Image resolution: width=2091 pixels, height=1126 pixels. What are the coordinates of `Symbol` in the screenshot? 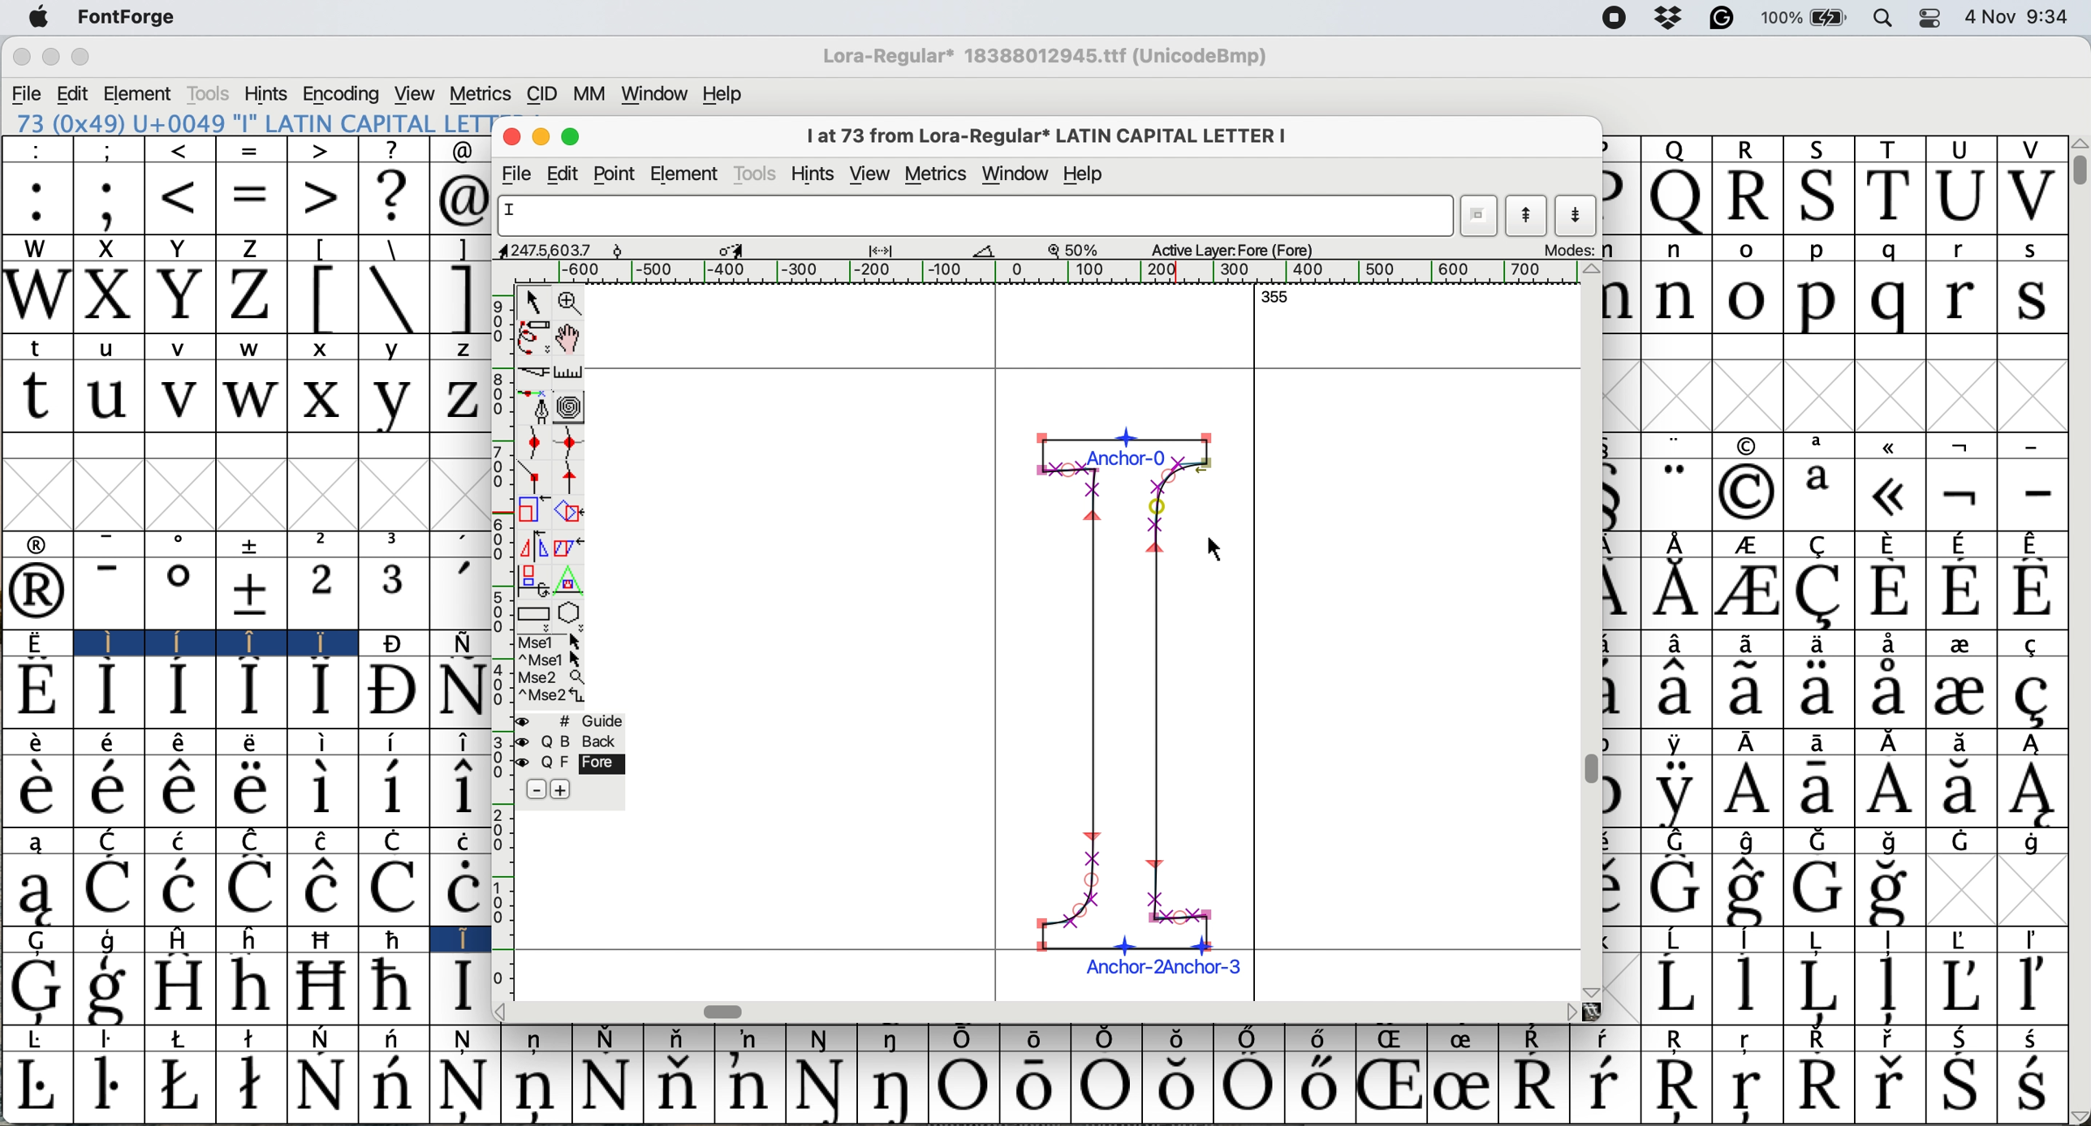 It's located at (389, 692).